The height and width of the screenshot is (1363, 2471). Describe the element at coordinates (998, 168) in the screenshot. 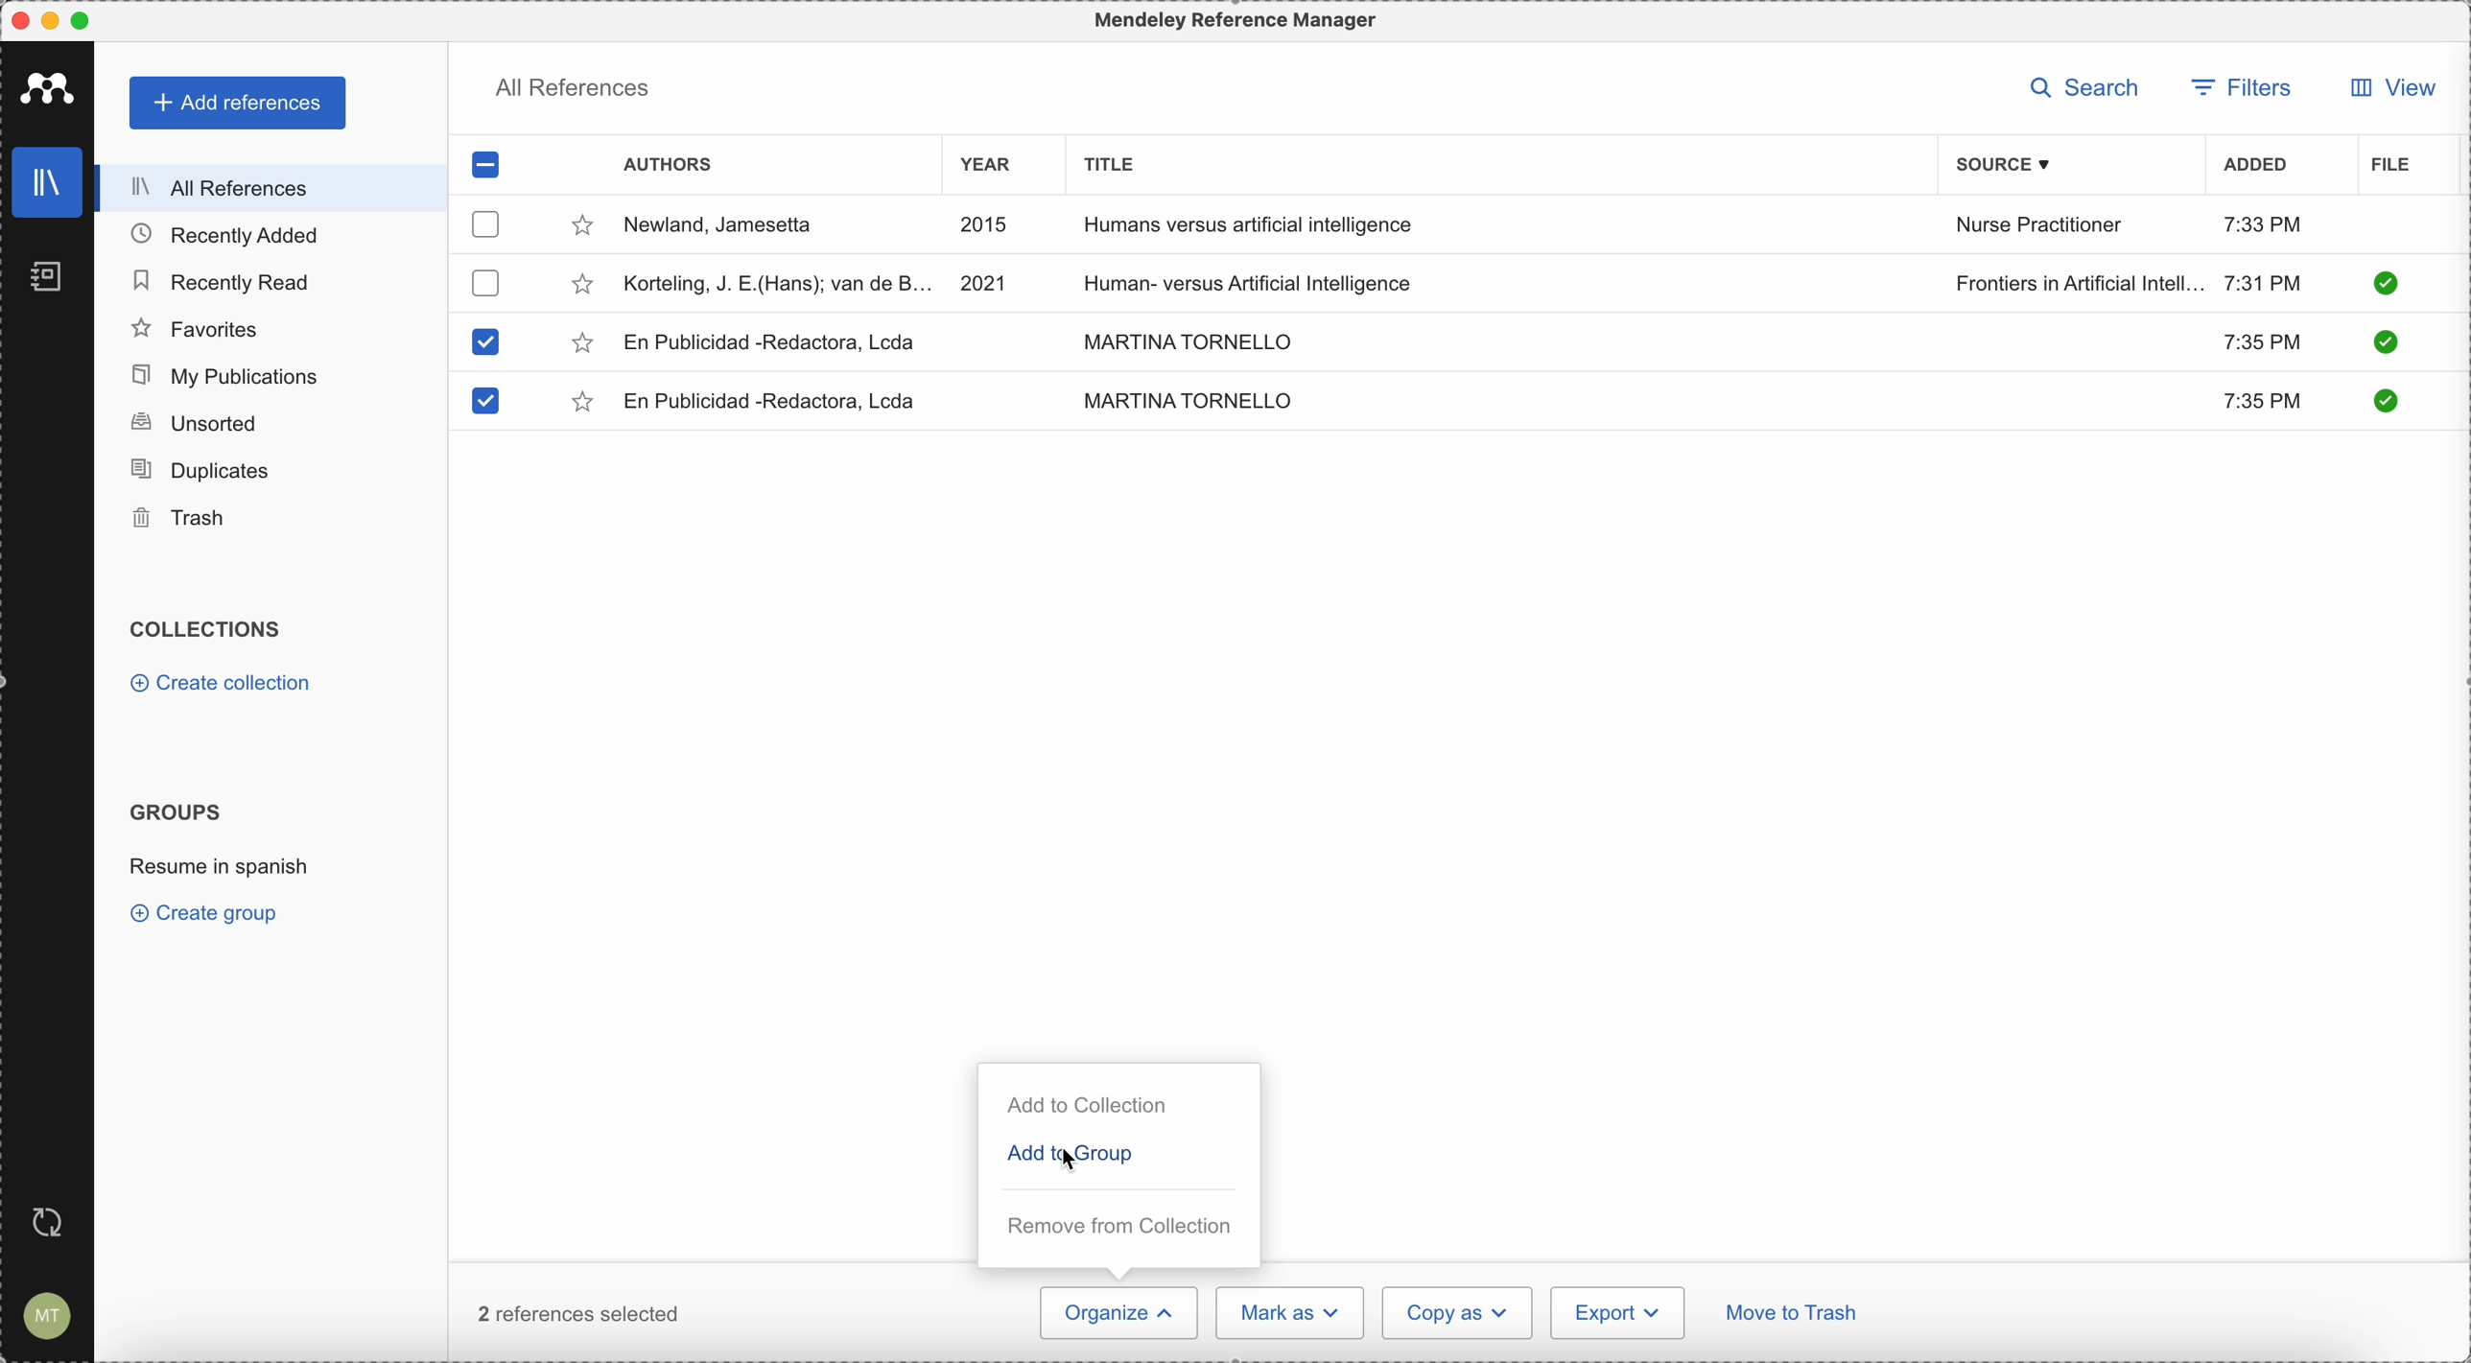

I see `year` at that location.